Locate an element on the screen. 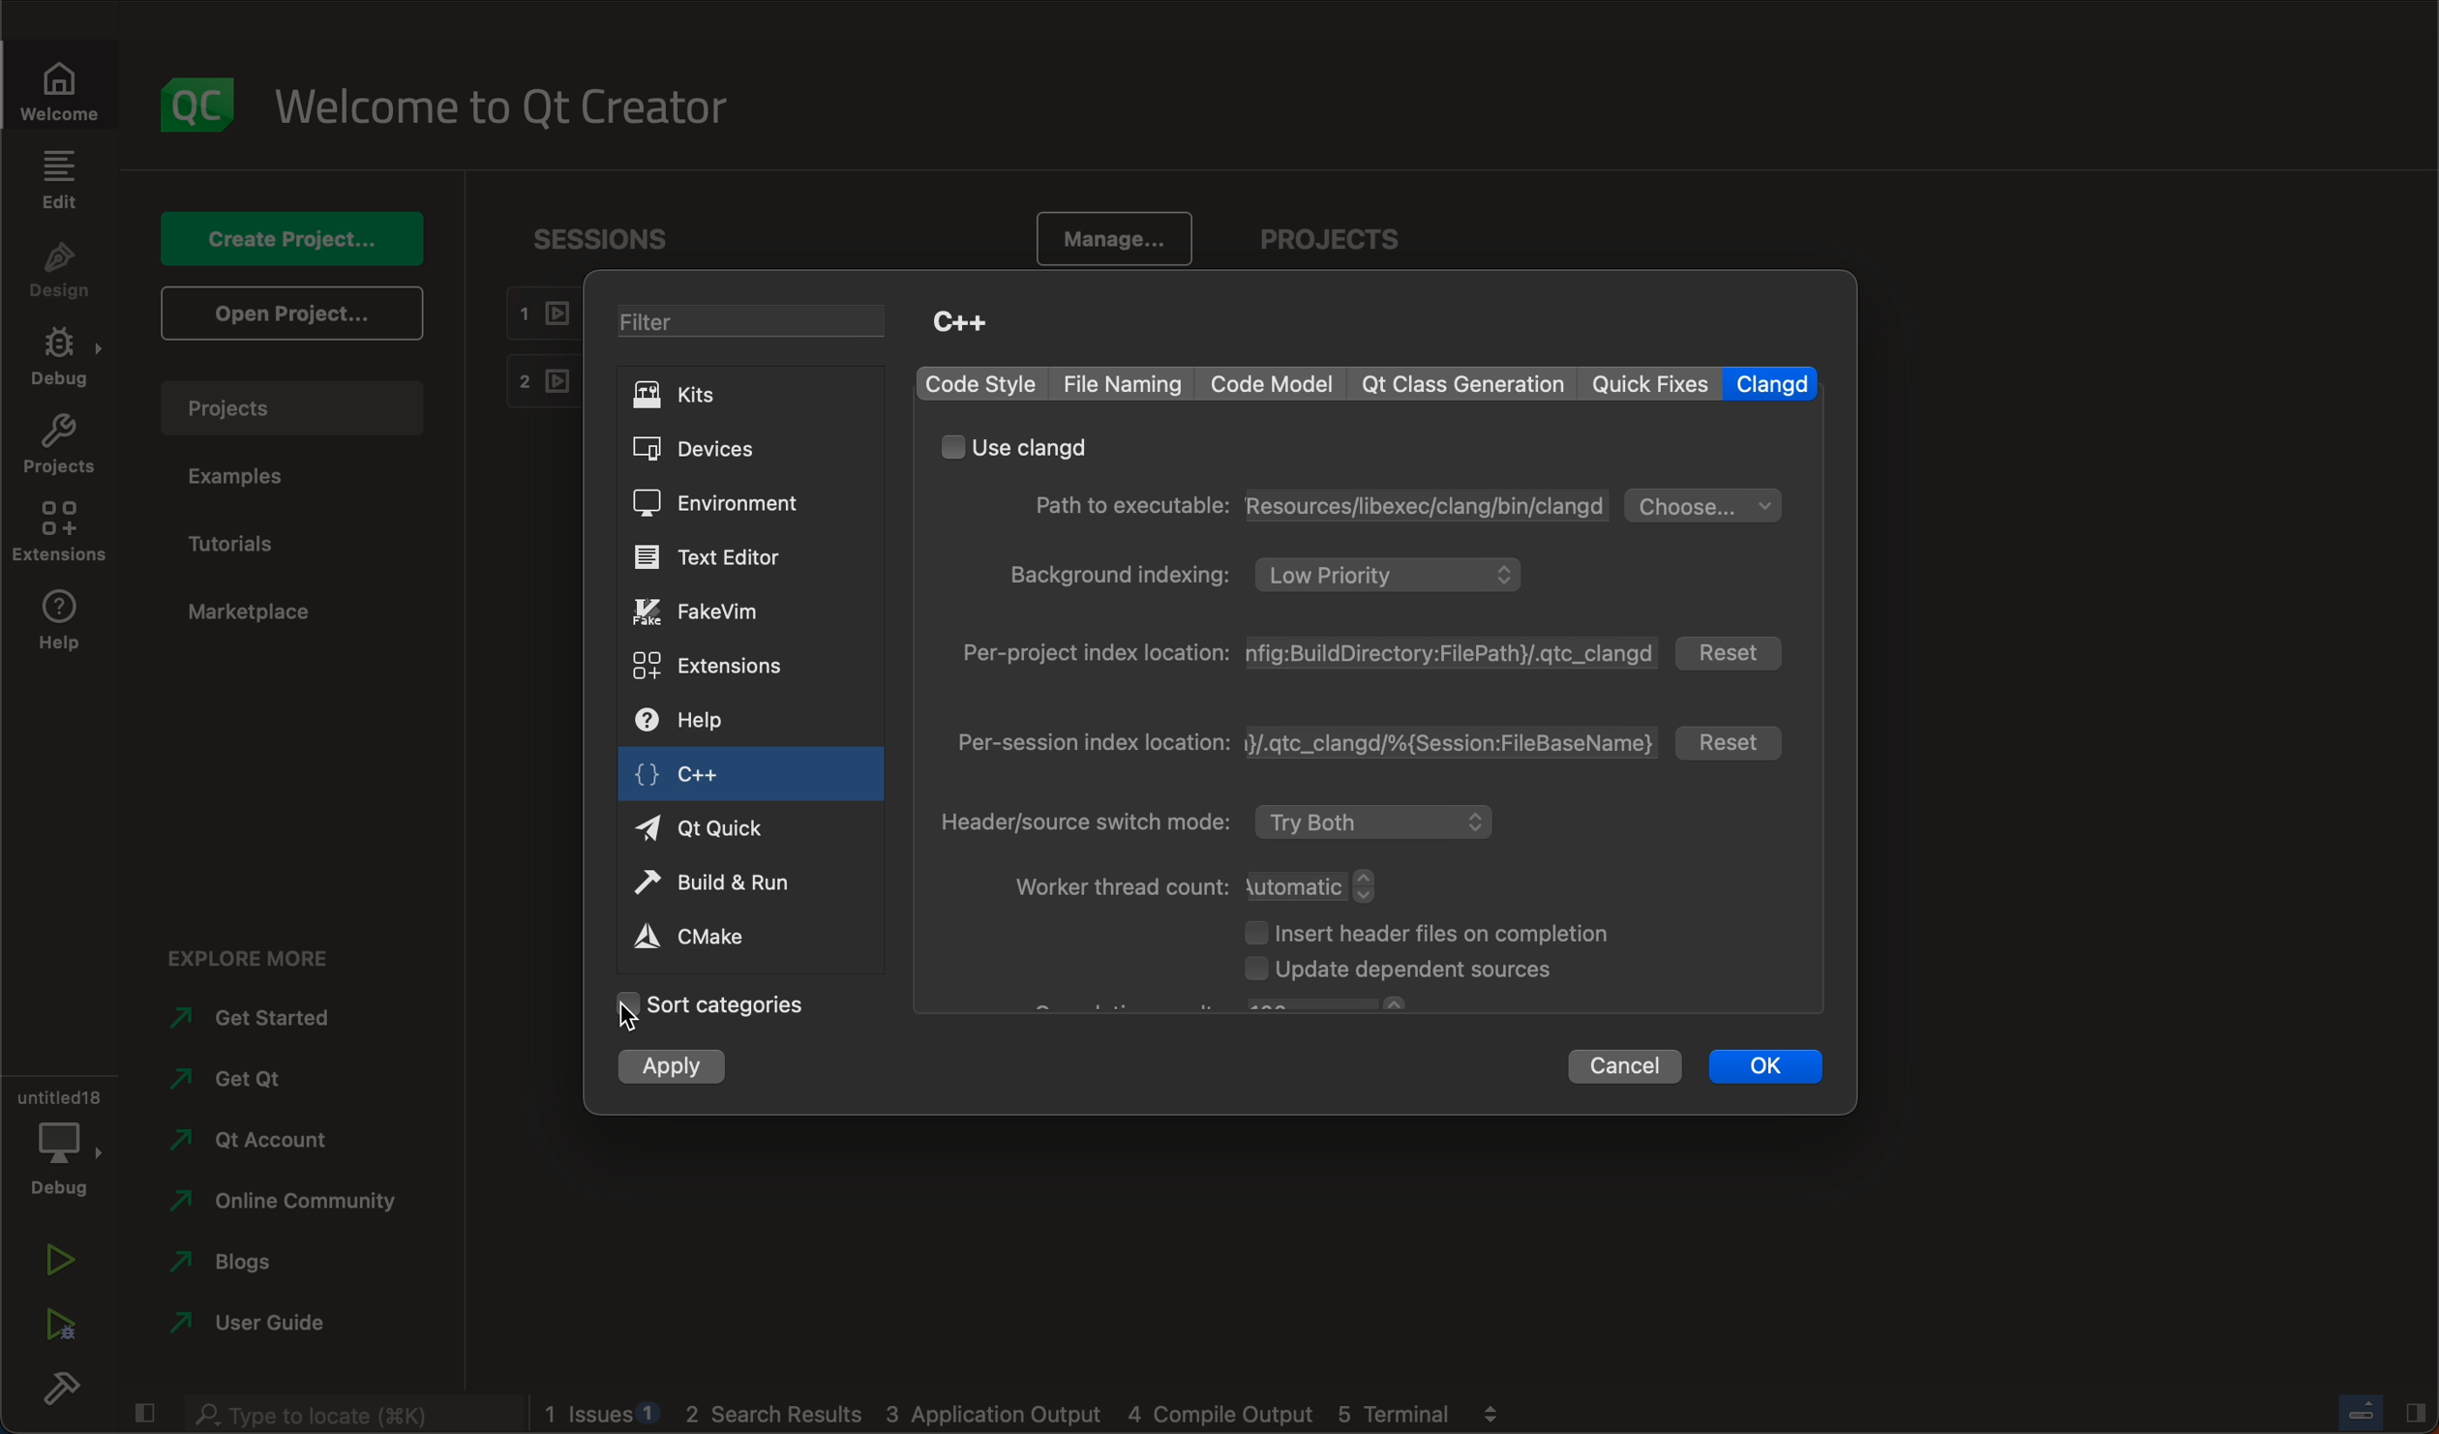 The image size is (2439, 1434). examples is located at coordinates (272, 478).